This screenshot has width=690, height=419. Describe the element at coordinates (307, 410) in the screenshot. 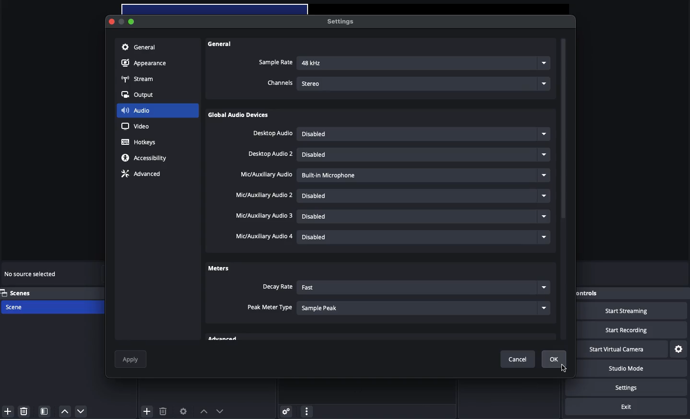

I see `Options` at that location.